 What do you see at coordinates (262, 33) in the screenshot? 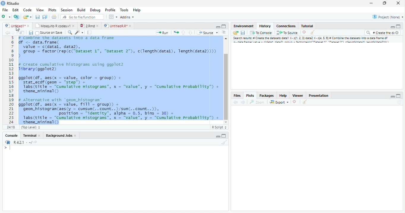
I see `To console` at bounding box center [262, 33].